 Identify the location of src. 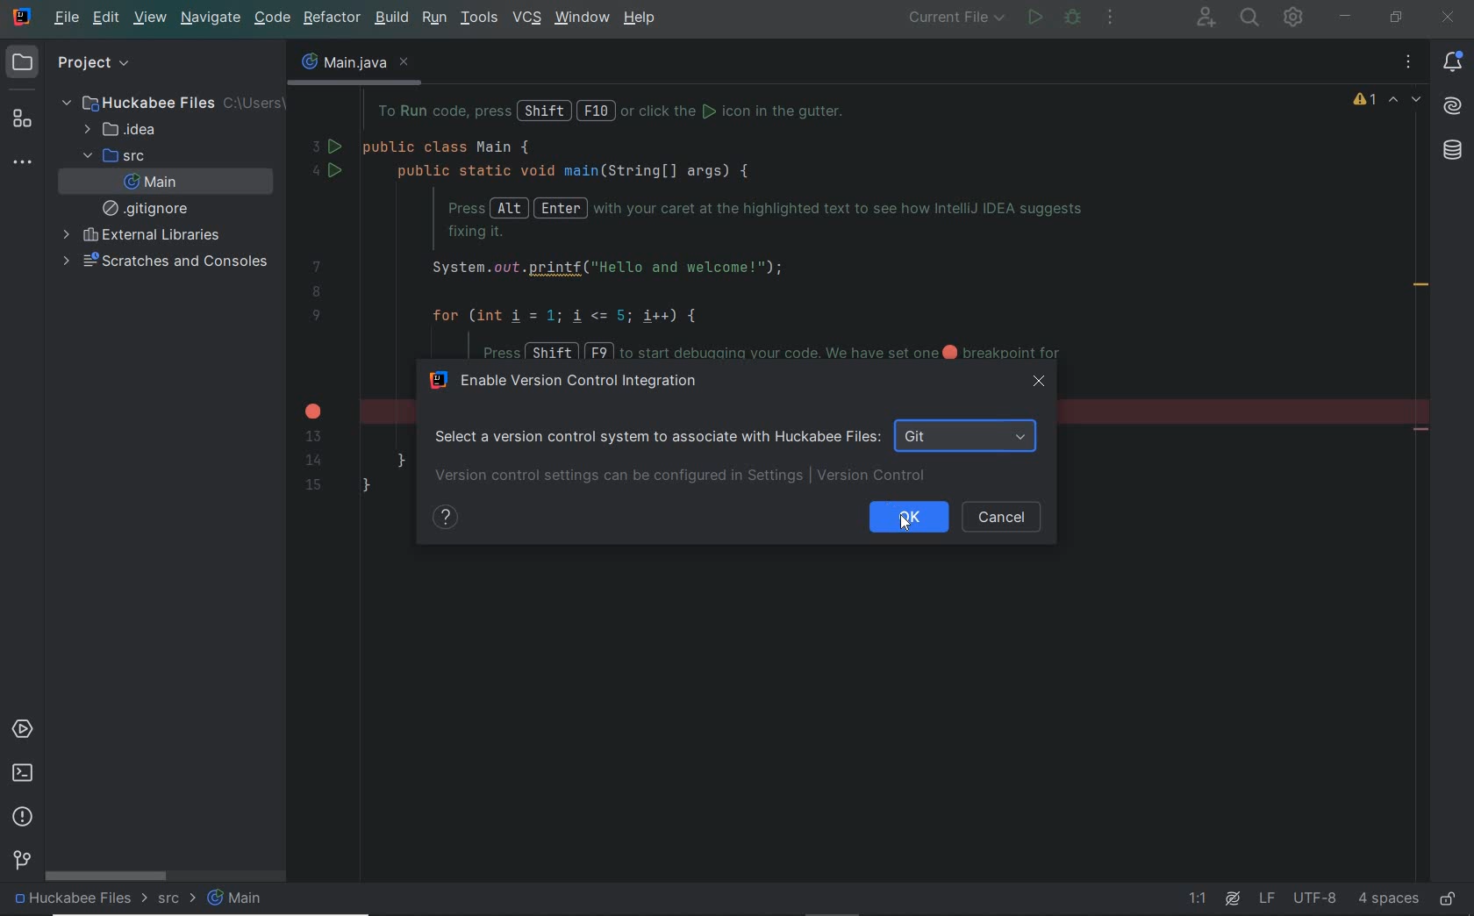
(111, 155).